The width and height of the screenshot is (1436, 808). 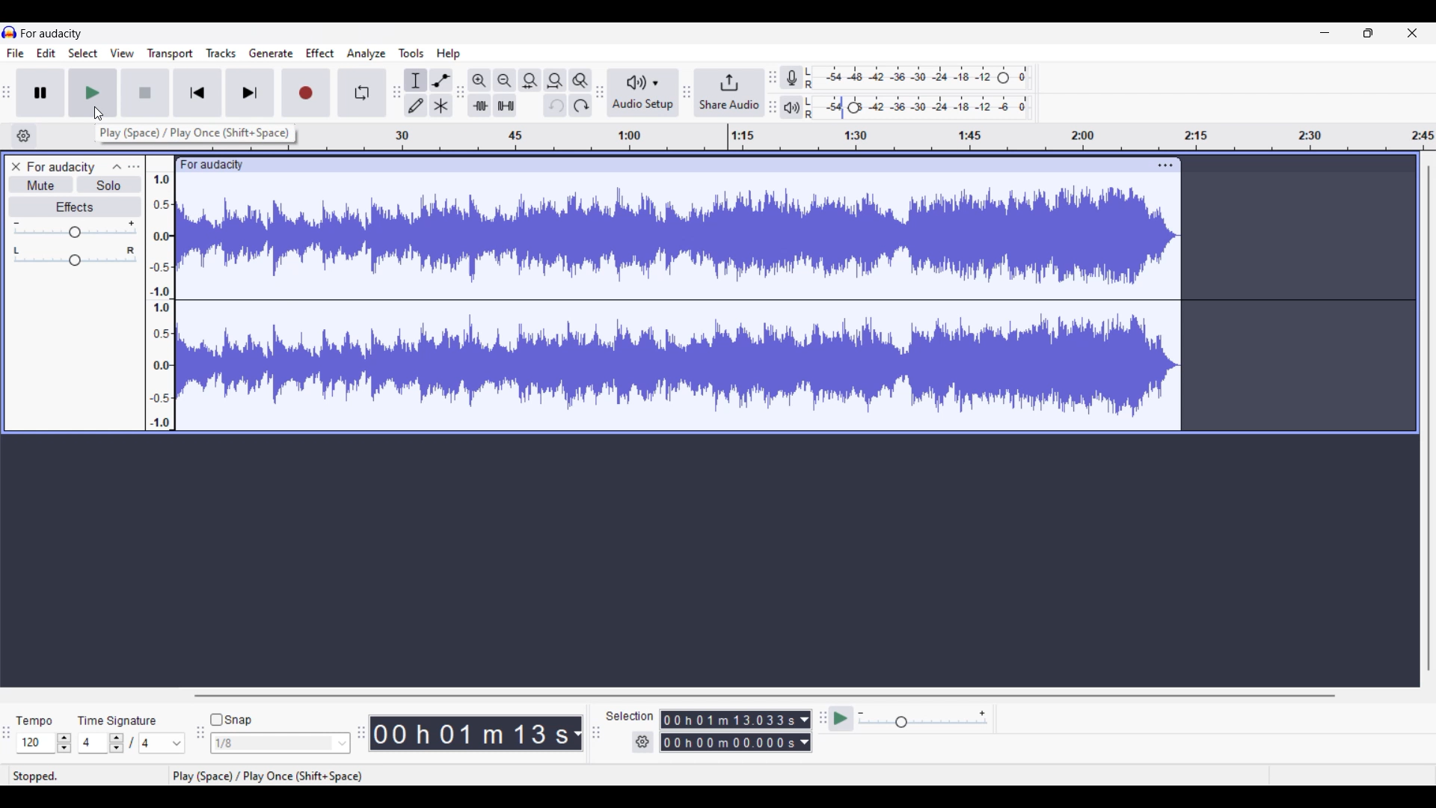 What do you see at coordinates (38, 777) in the screenshot?
I see `stopped` at bounding box center [38, 777].